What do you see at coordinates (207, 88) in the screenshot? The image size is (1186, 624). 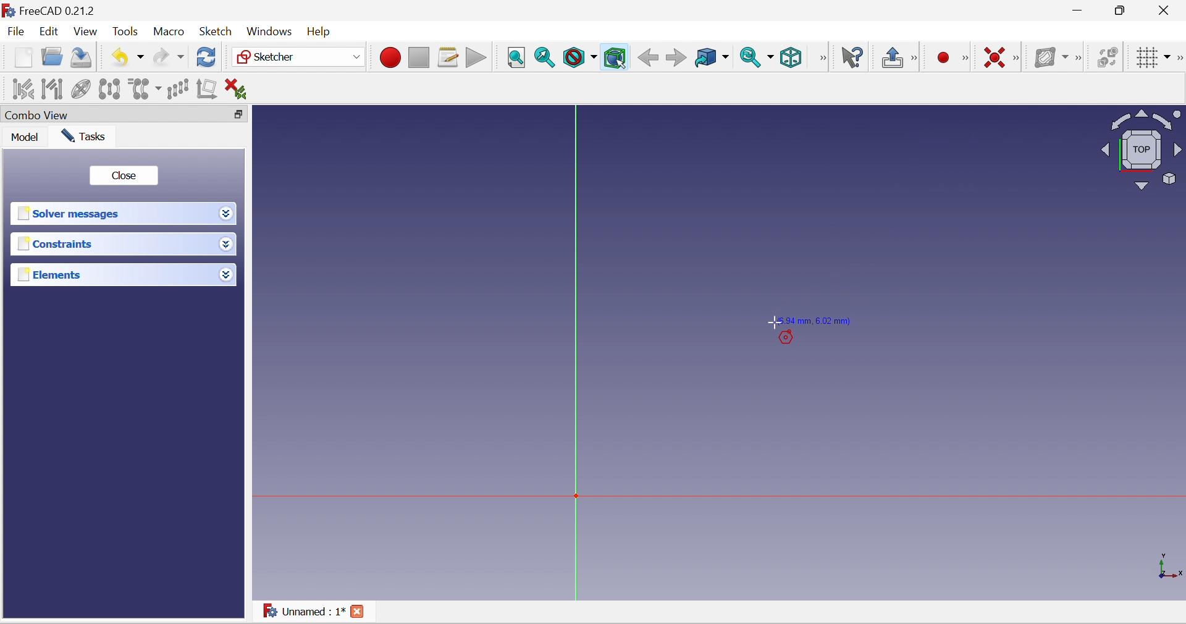 I see `Remove axes alignment` at bounding box center [207, 88].